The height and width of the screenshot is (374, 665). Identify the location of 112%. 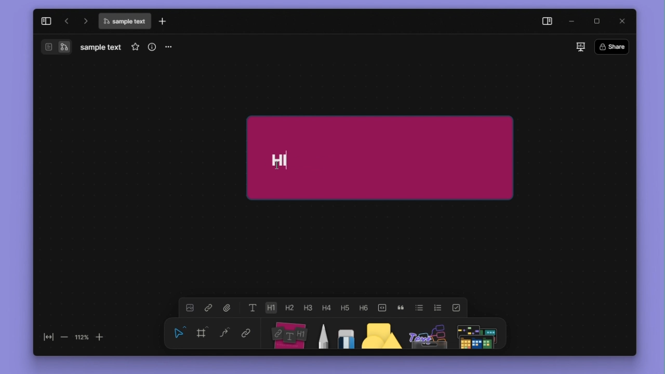
(82, 338).